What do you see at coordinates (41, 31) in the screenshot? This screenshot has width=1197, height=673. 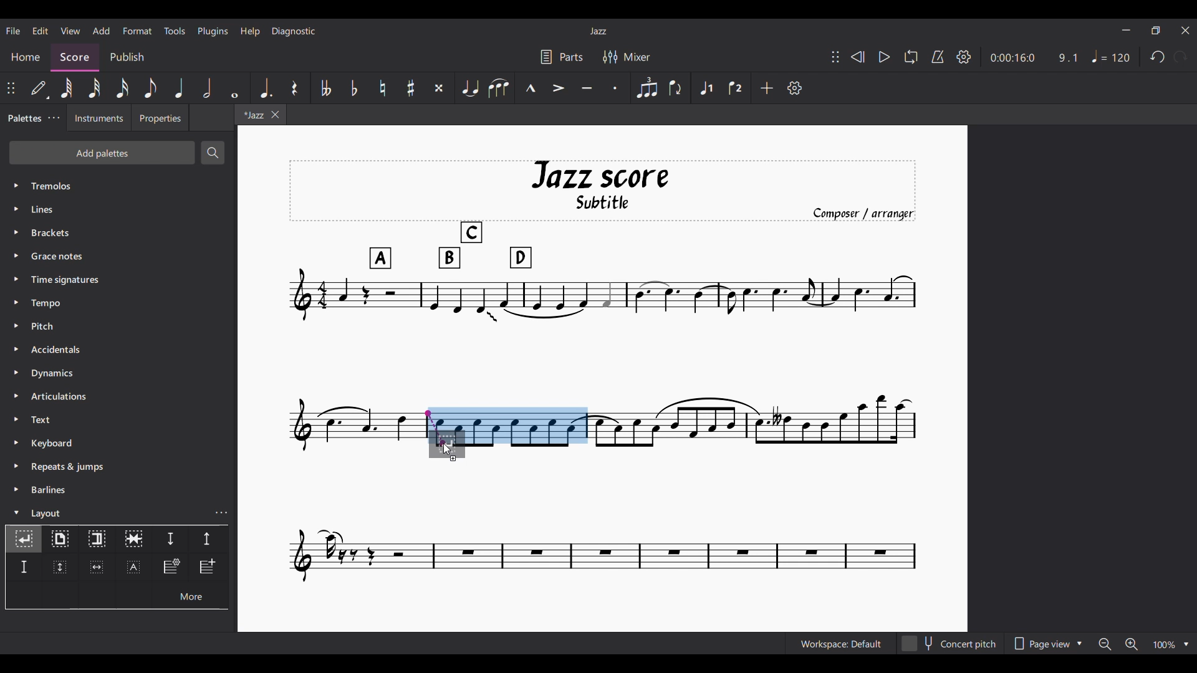 I see `Edit menu` at bounding box center [41, 31].